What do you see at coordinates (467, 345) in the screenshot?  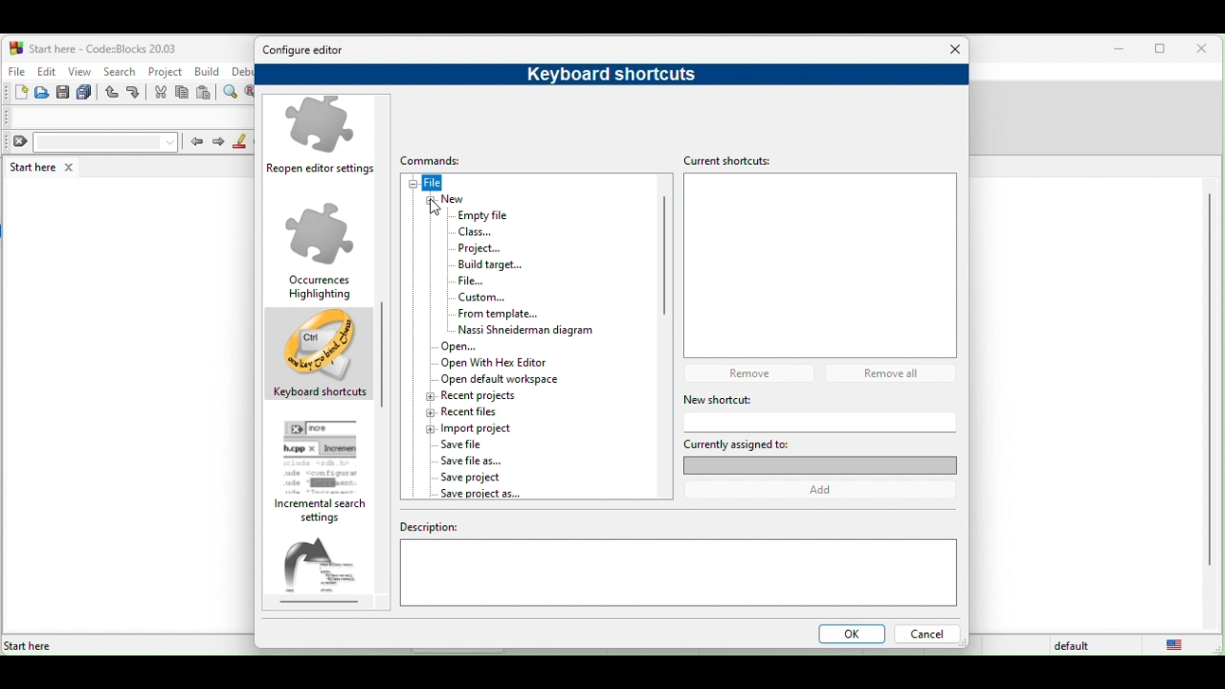 I see `open` at bounding box center [467, 345].